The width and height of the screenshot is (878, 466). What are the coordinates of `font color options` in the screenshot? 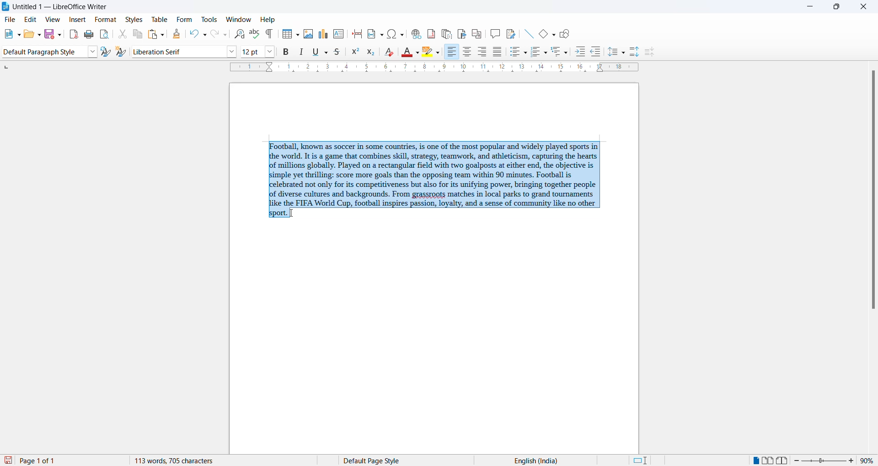 It's located at (418, 52).